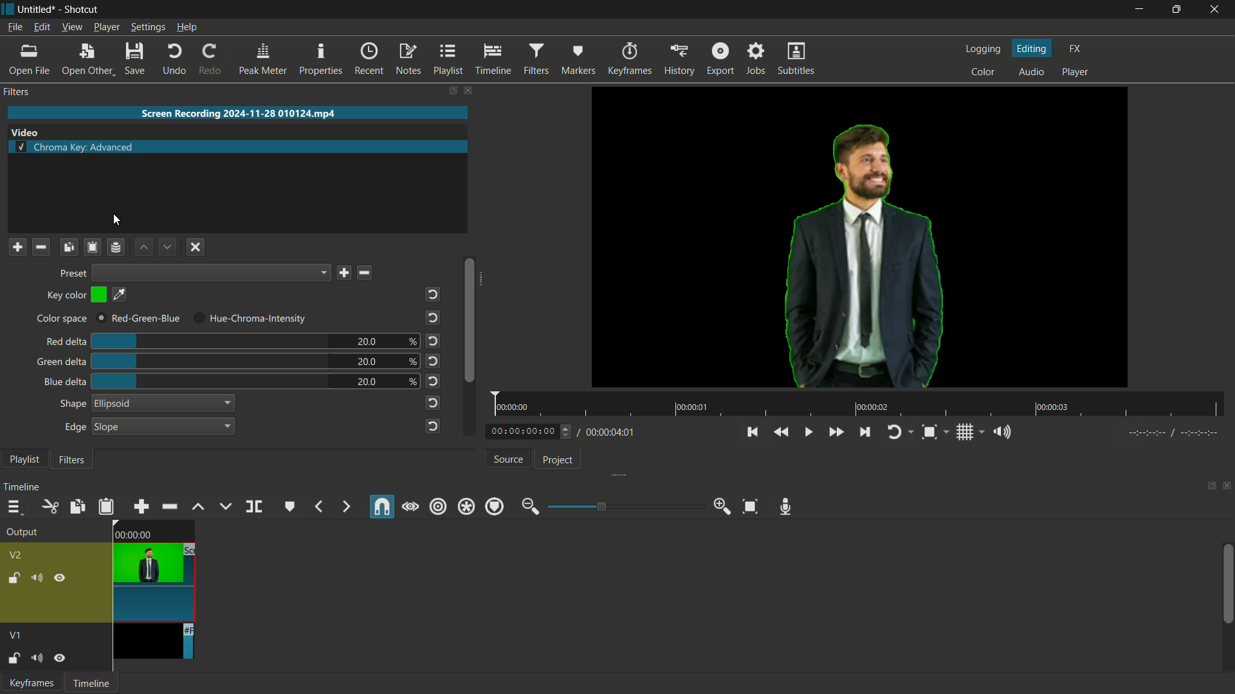 This screenshot has width=1235, height=694. What do you see at coordinates (717, 60) in the screenshot?
I see `export` at bounding box center [717, 60].